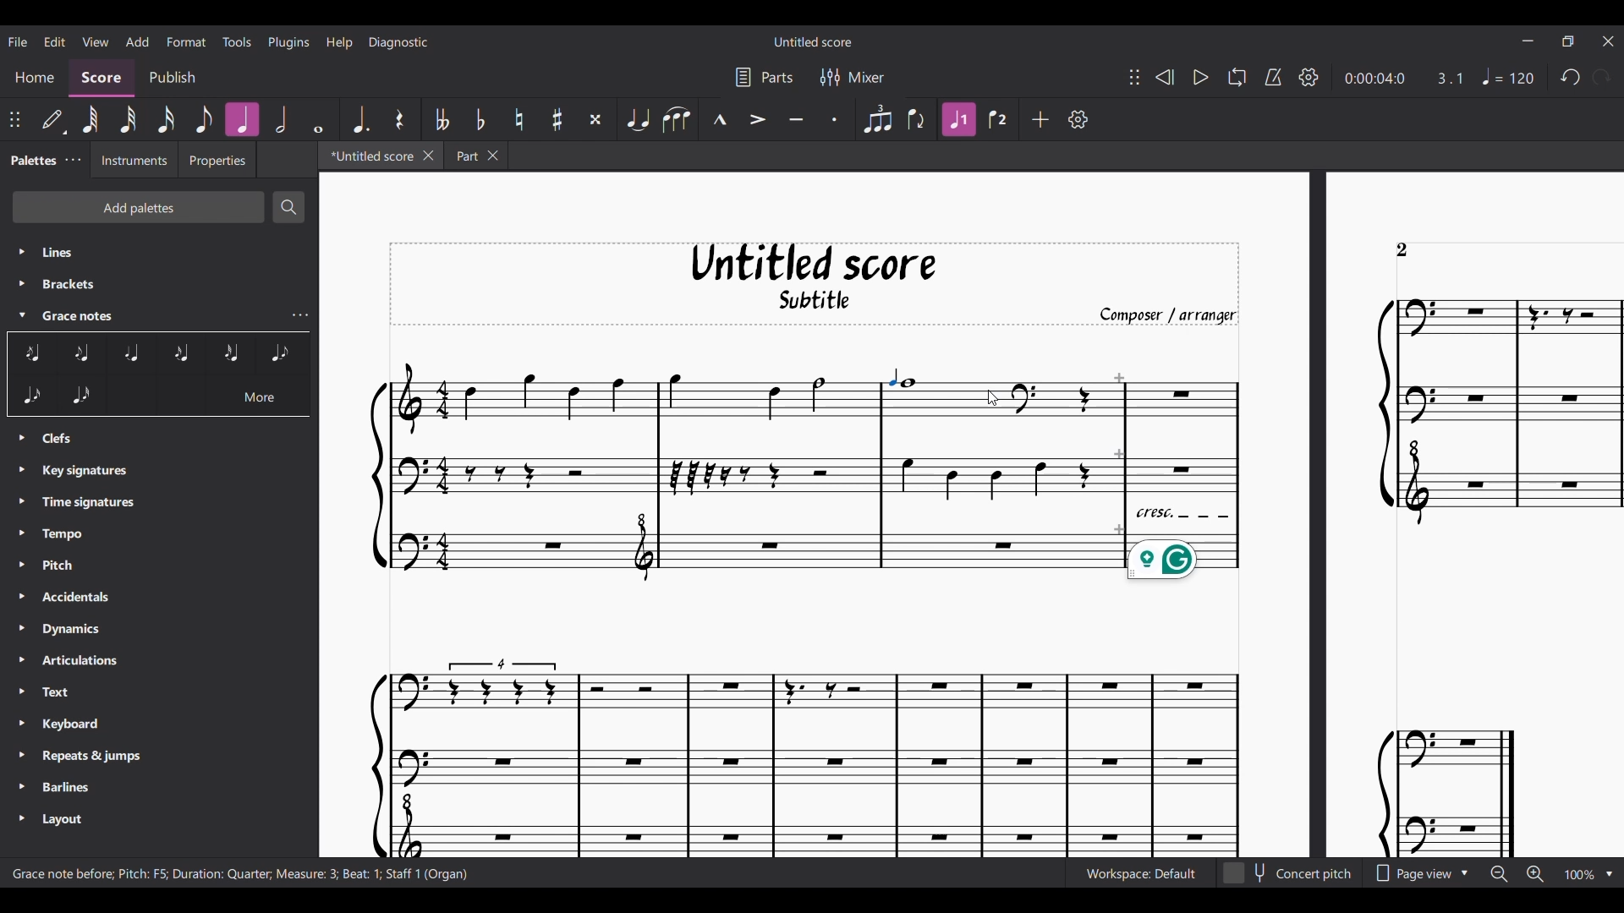 This screenshot has height=913, width=1624. What do you see at coordinates (876, 119) in the screenshot?
I see `Tuplet` at bounding box center [876, 119].